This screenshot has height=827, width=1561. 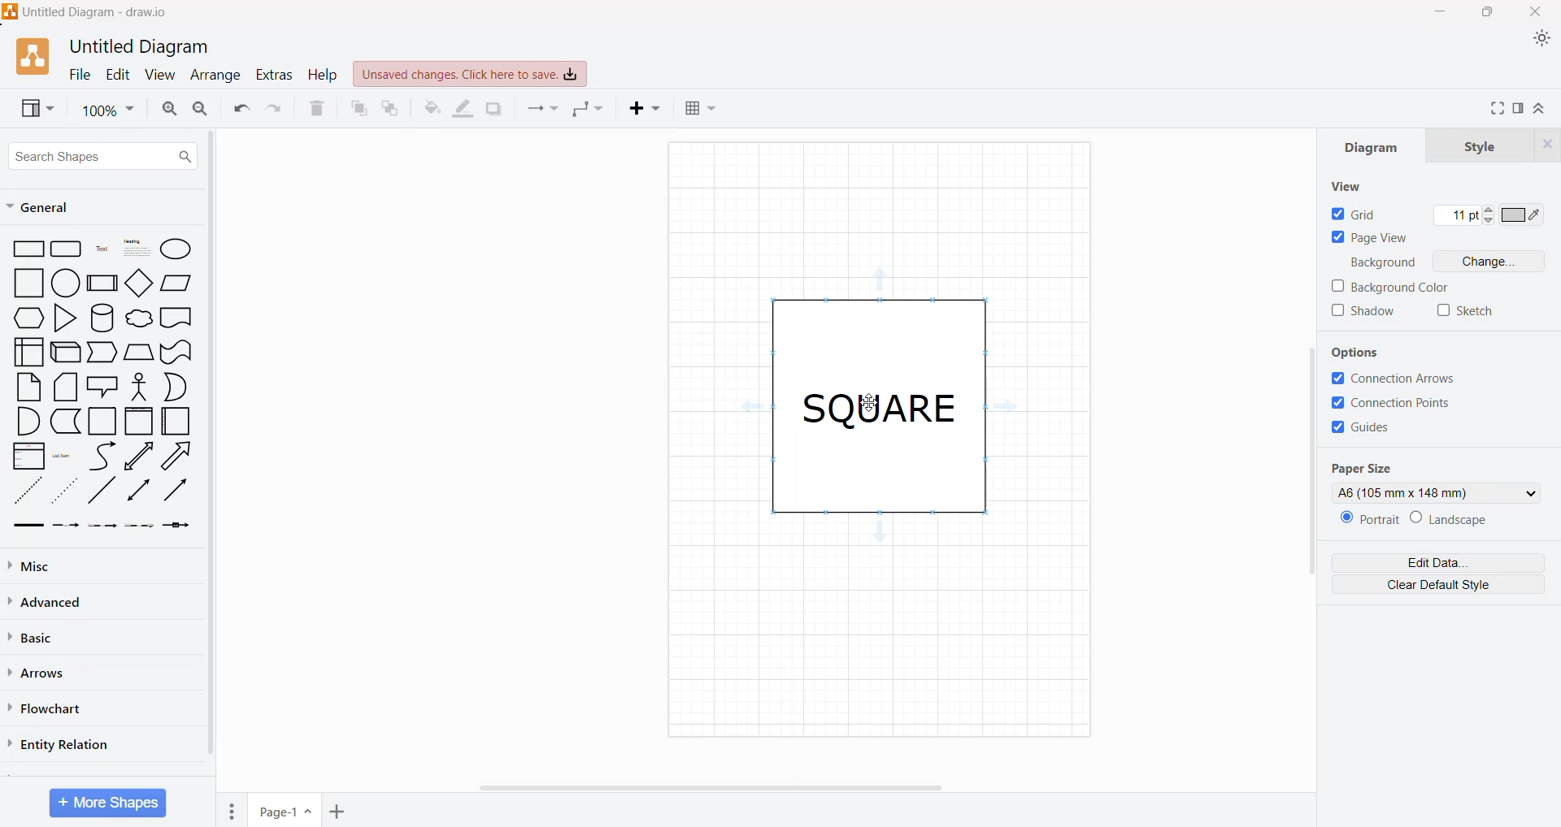 What do you see at coordinates (241, 107) in the screenshot?
I see `Undo` at bounding box center [241, 107].